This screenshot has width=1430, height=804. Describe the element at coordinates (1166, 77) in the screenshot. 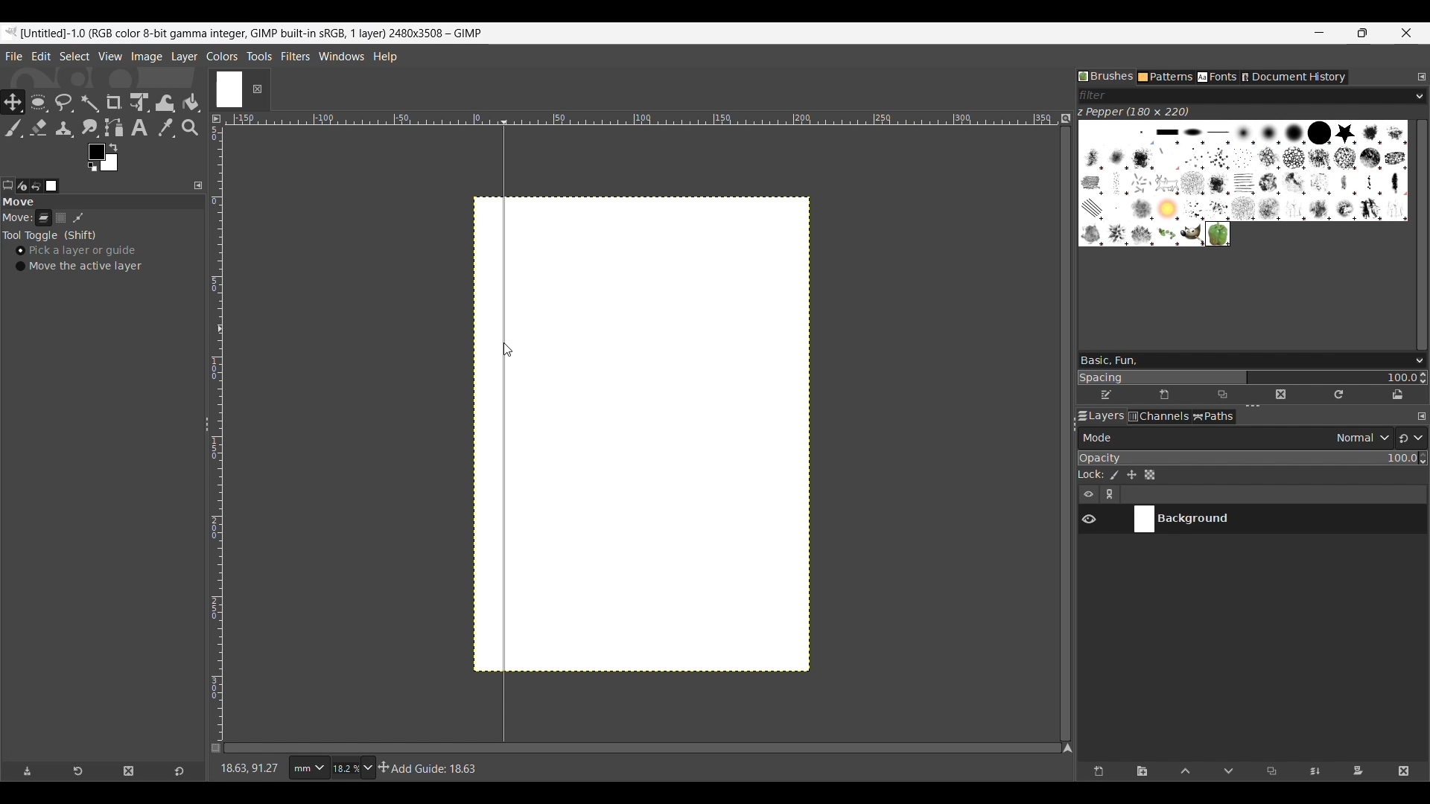

I see `Patterns tab` at that location.